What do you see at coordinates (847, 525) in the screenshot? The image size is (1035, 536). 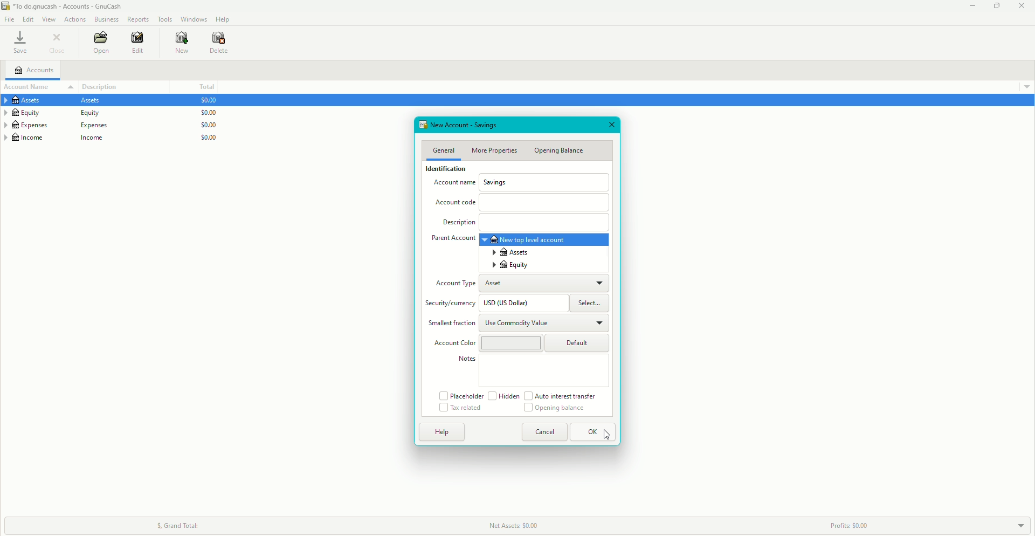 I see `Profits` at bounding box center [847, 525].